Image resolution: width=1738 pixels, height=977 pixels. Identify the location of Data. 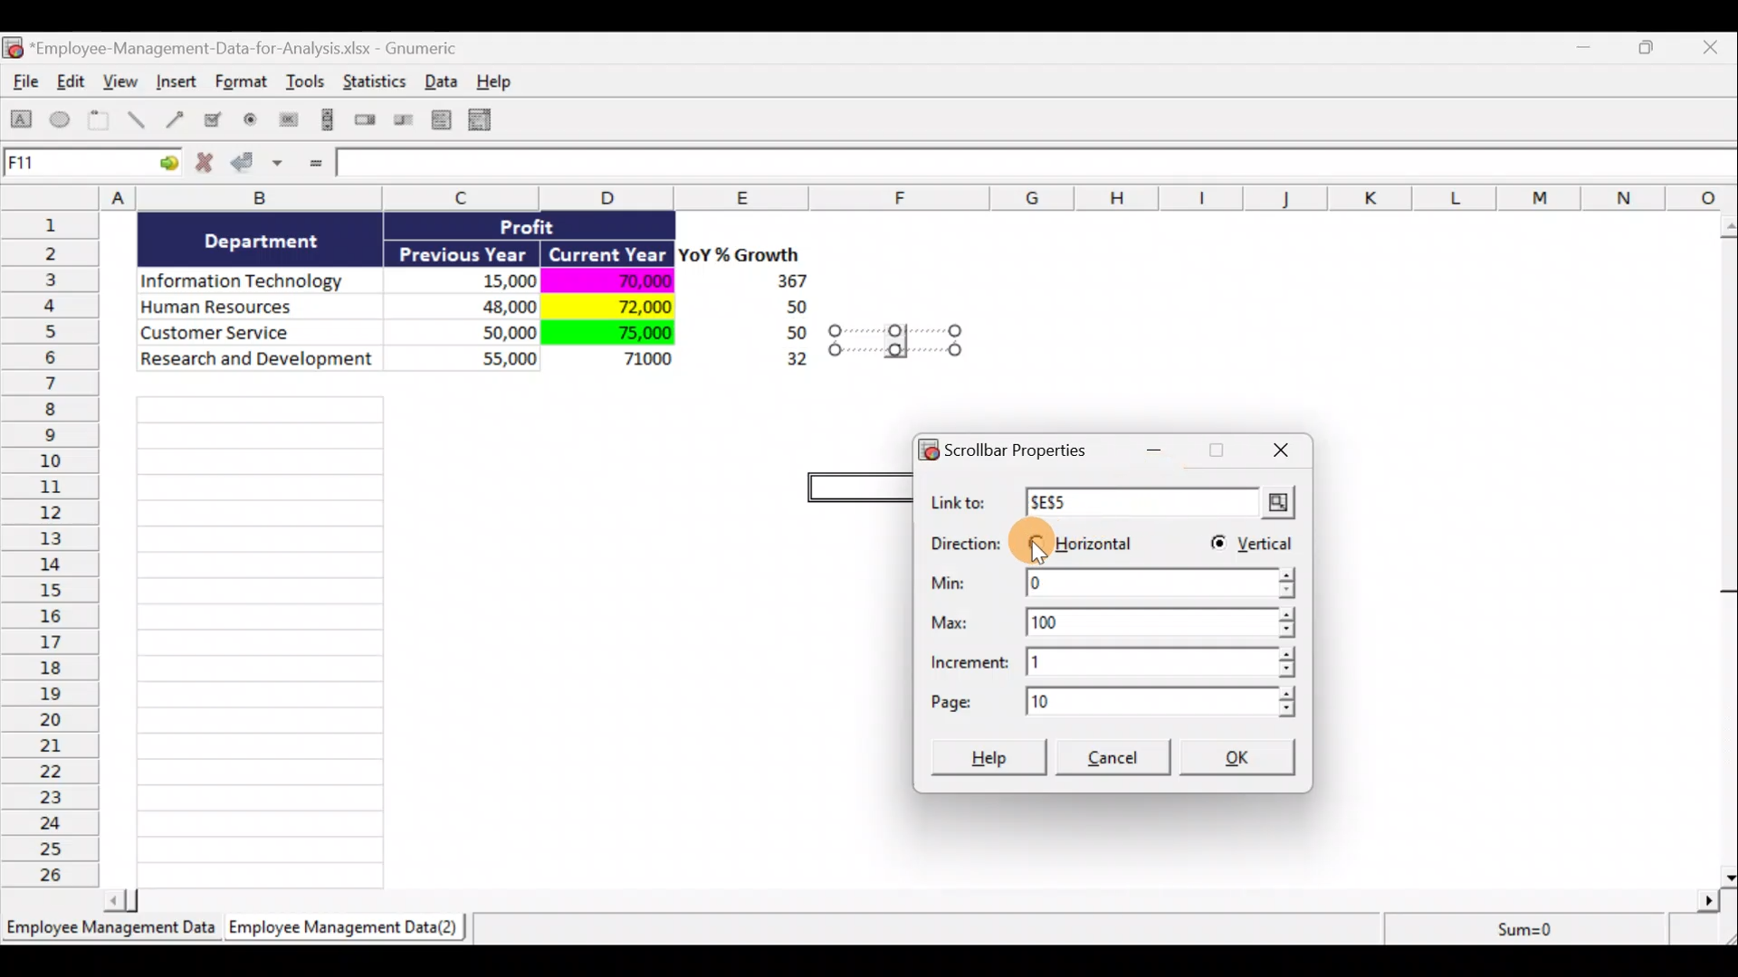
(474, 306).